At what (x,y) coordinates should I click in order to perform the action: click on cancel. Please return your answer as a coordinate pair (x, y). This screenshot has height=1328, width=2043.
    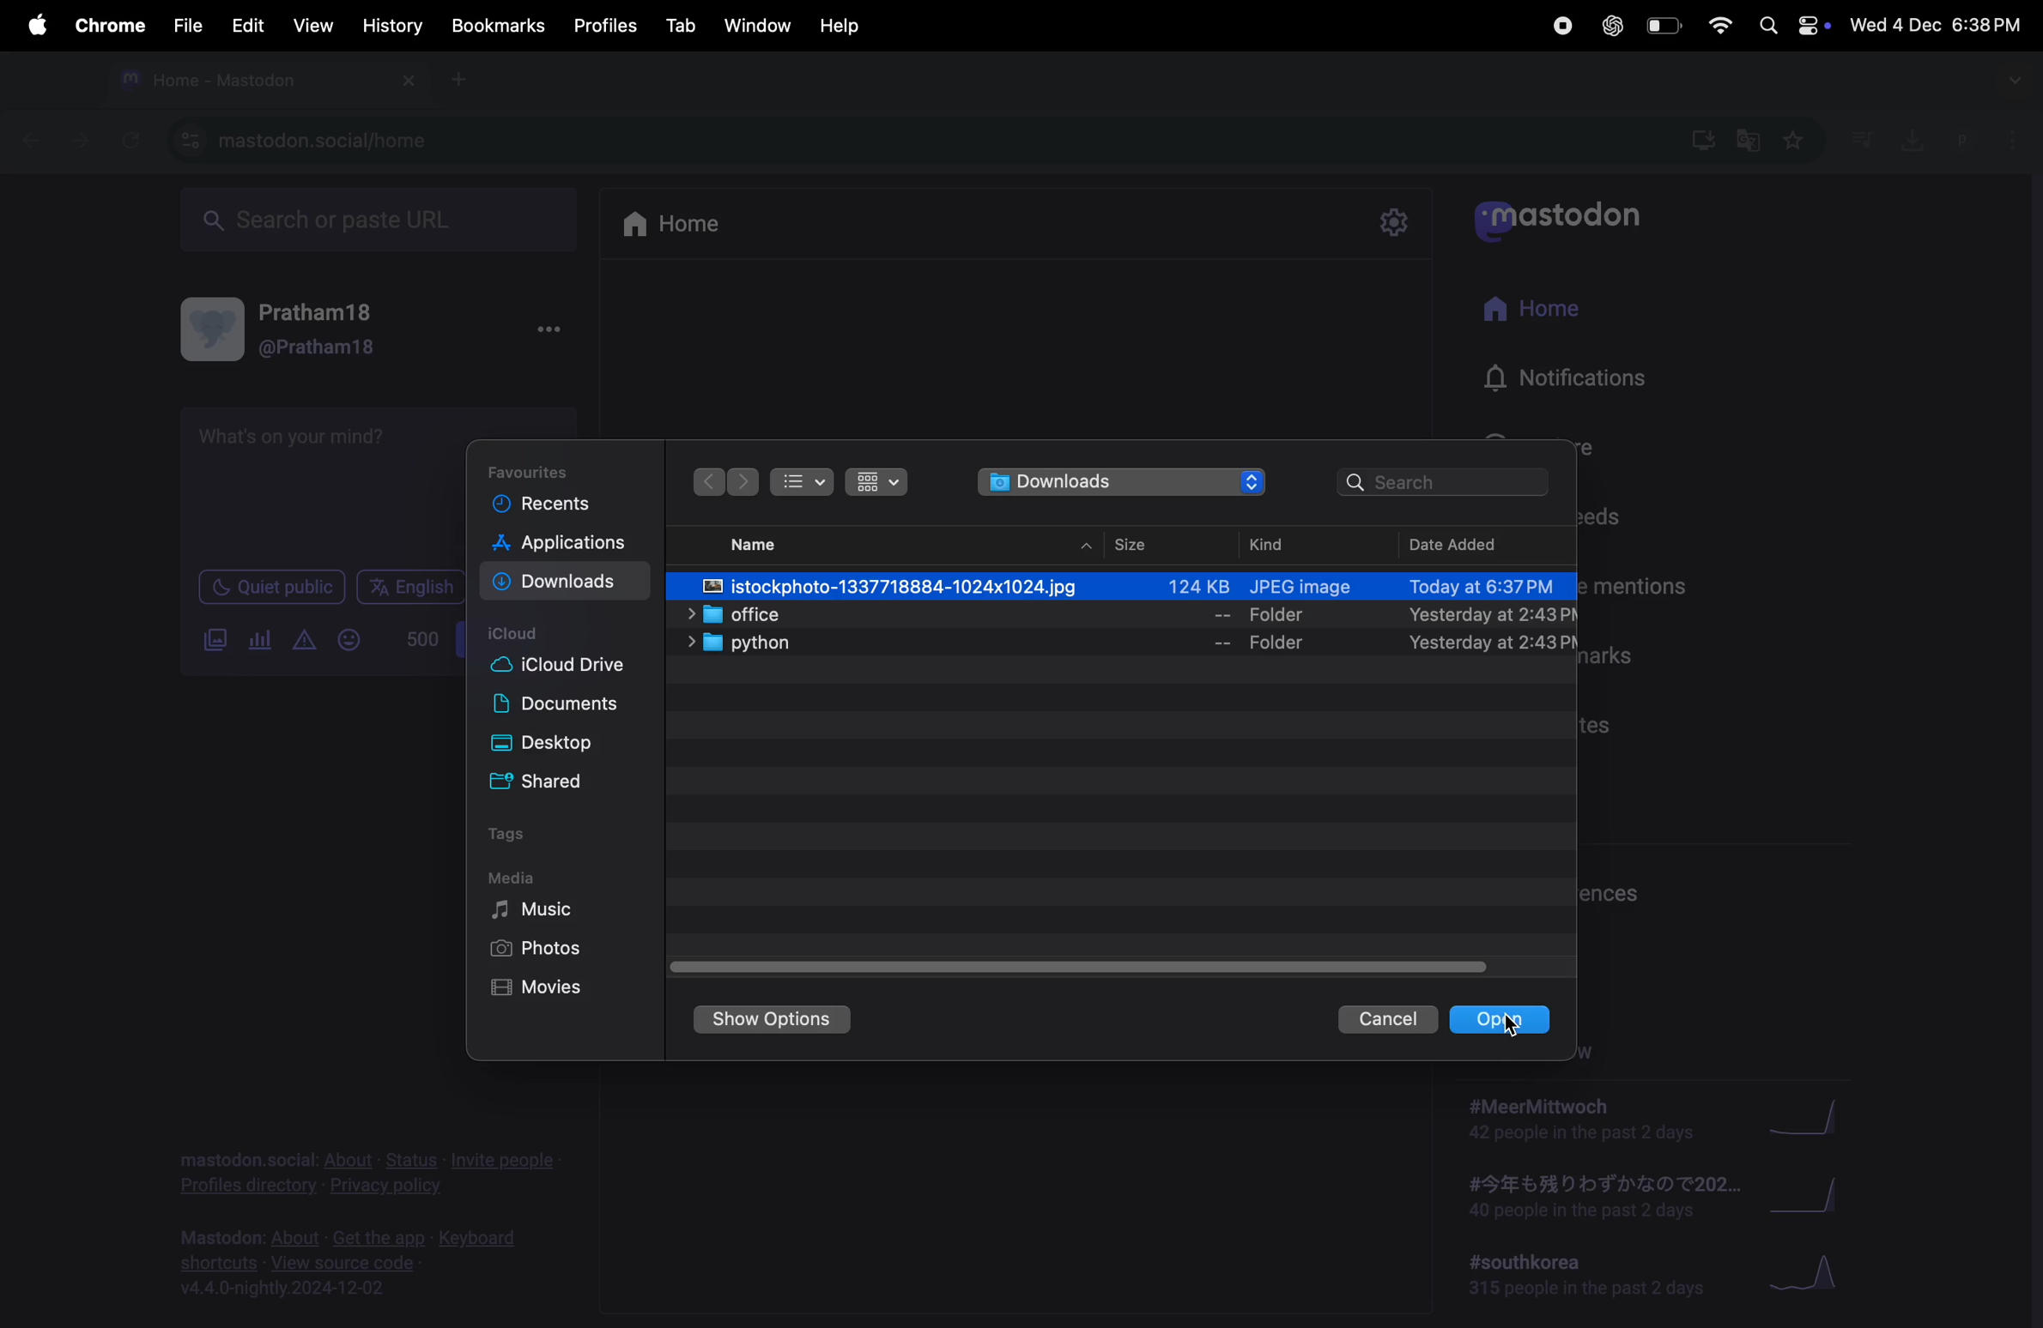
    Looking at the image, I should click on (1383, 1019).